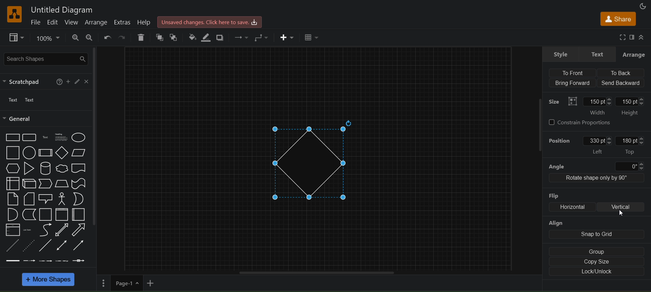 The width and height of the screenshot is (651, 292). What do you see at coordinates (17, 37) in the screenshot?
I see `view` at bounding box center [17, 37].